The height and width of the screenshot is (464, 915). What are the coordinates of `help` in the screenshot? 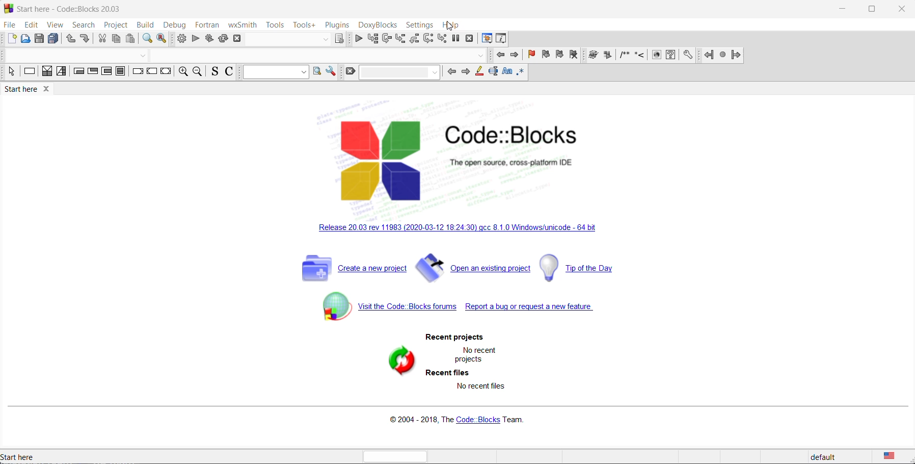 It's located at (450, 24).